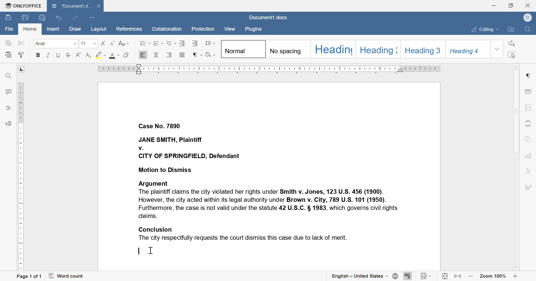 This screenshot has width=536, height=281. What do you see at coordinates (528, 156) in the screenshot?
I see `chart settings` at bounding box center [528, 156].